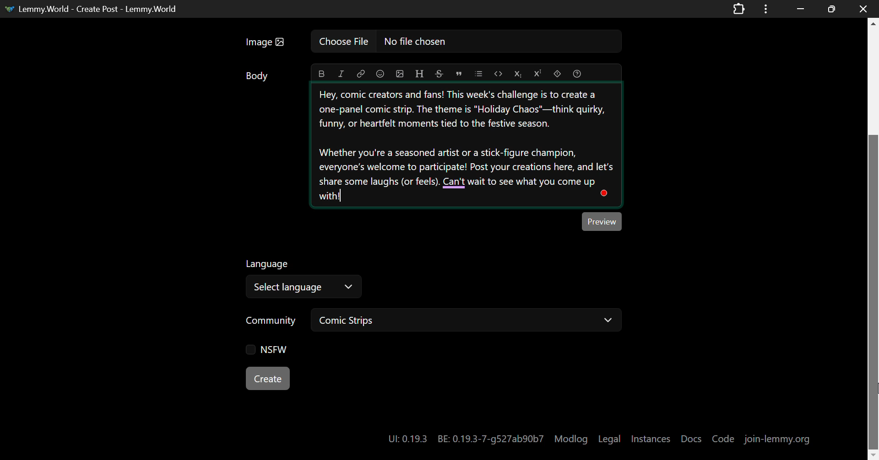  Describe the element at coordinates (361, 74) in the screenshot. I see `link` at that location.